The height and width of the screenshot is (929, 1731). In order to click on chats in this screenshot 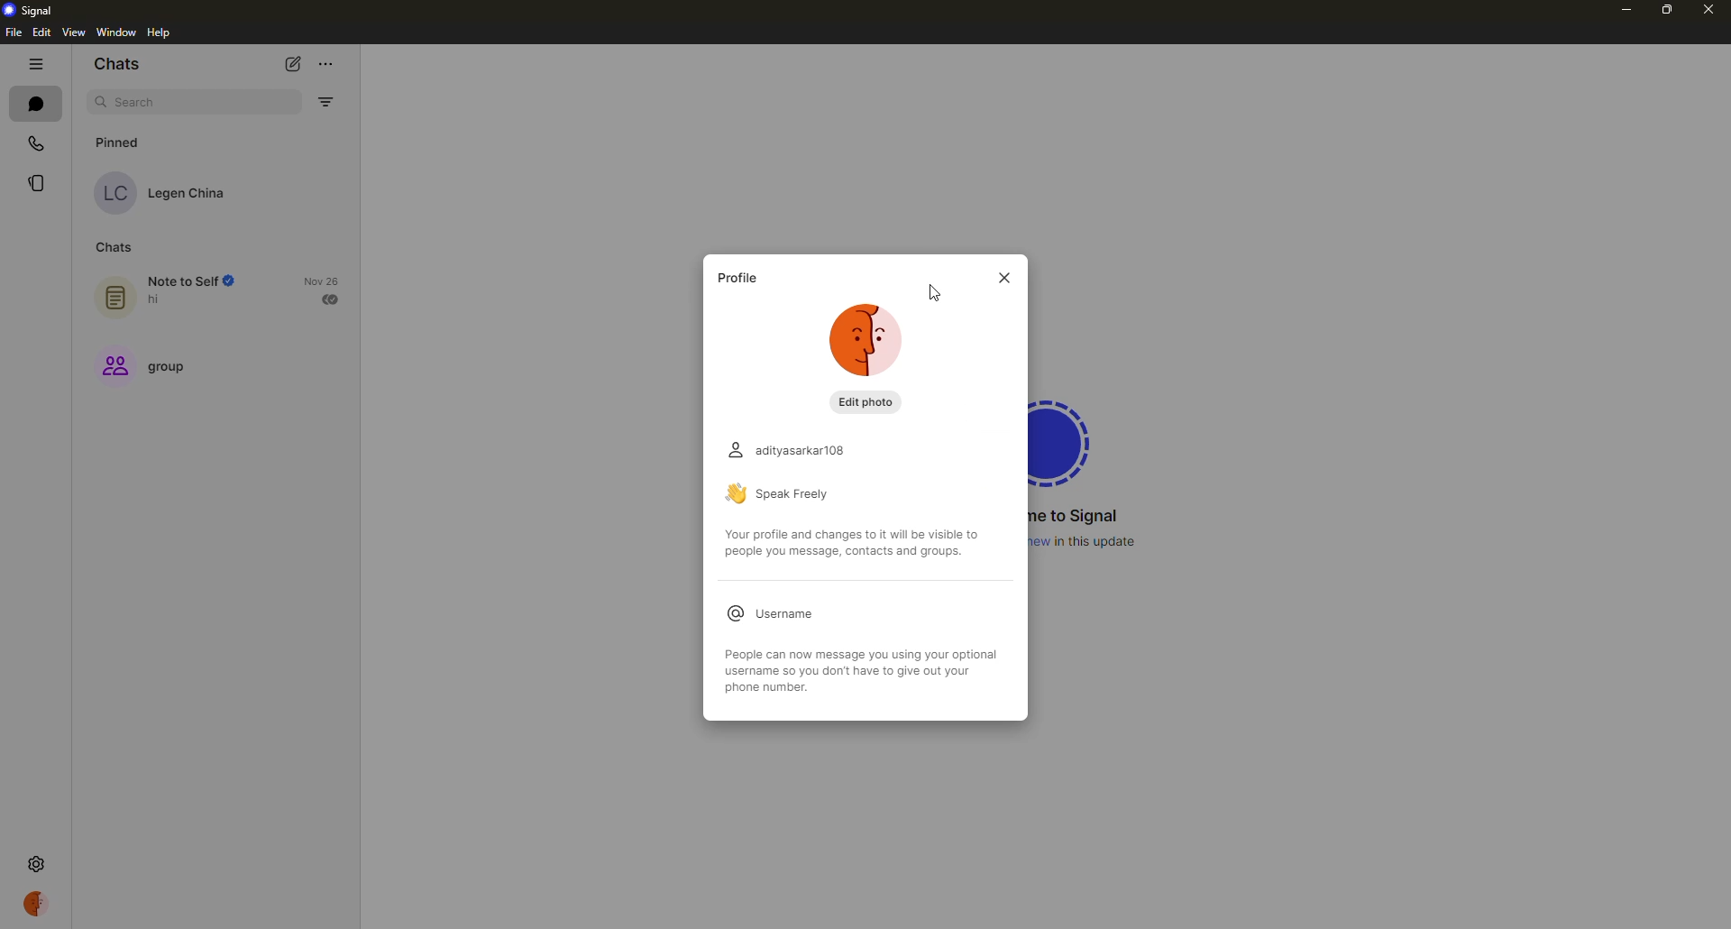, I will do `click(112, 249)`.